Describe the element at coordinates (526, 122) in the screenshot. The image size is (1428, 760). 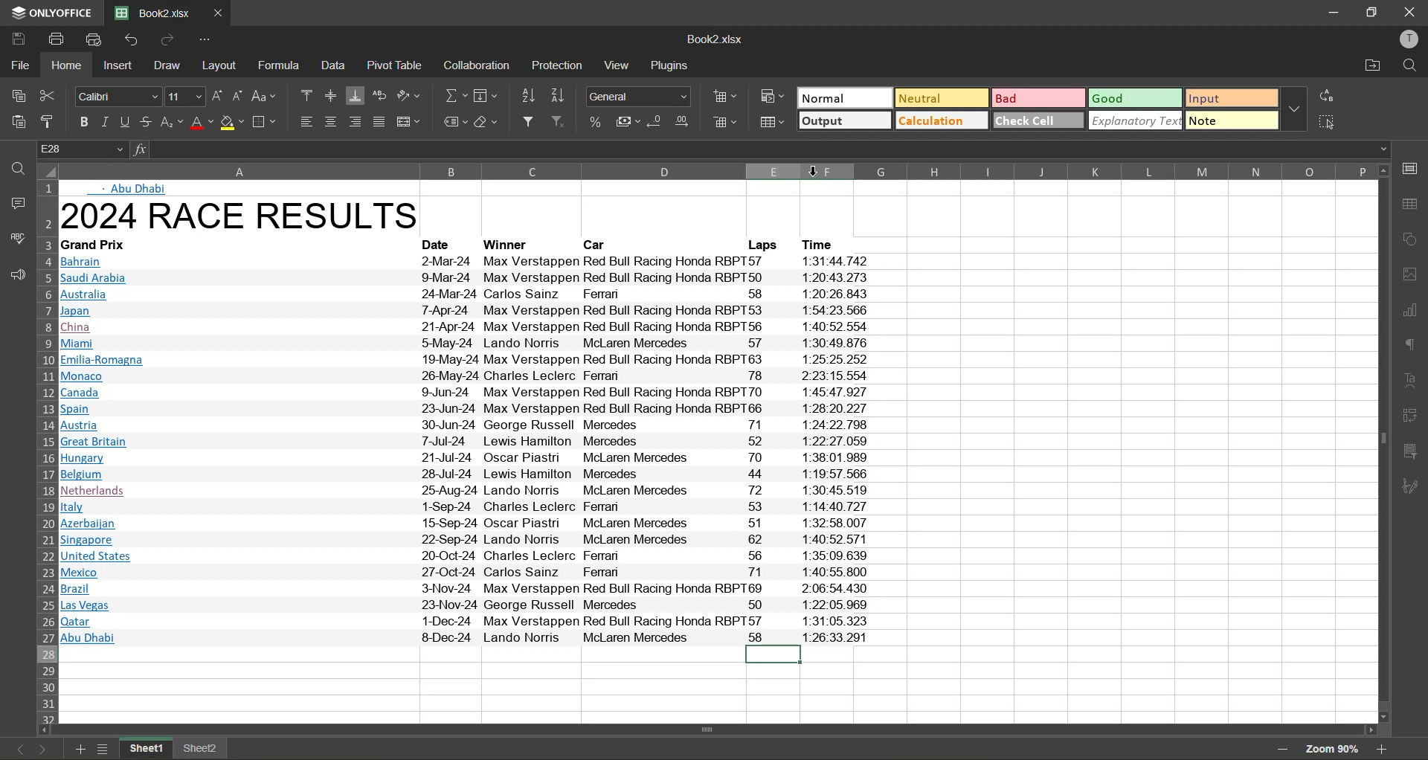
I see `filter` at that location.